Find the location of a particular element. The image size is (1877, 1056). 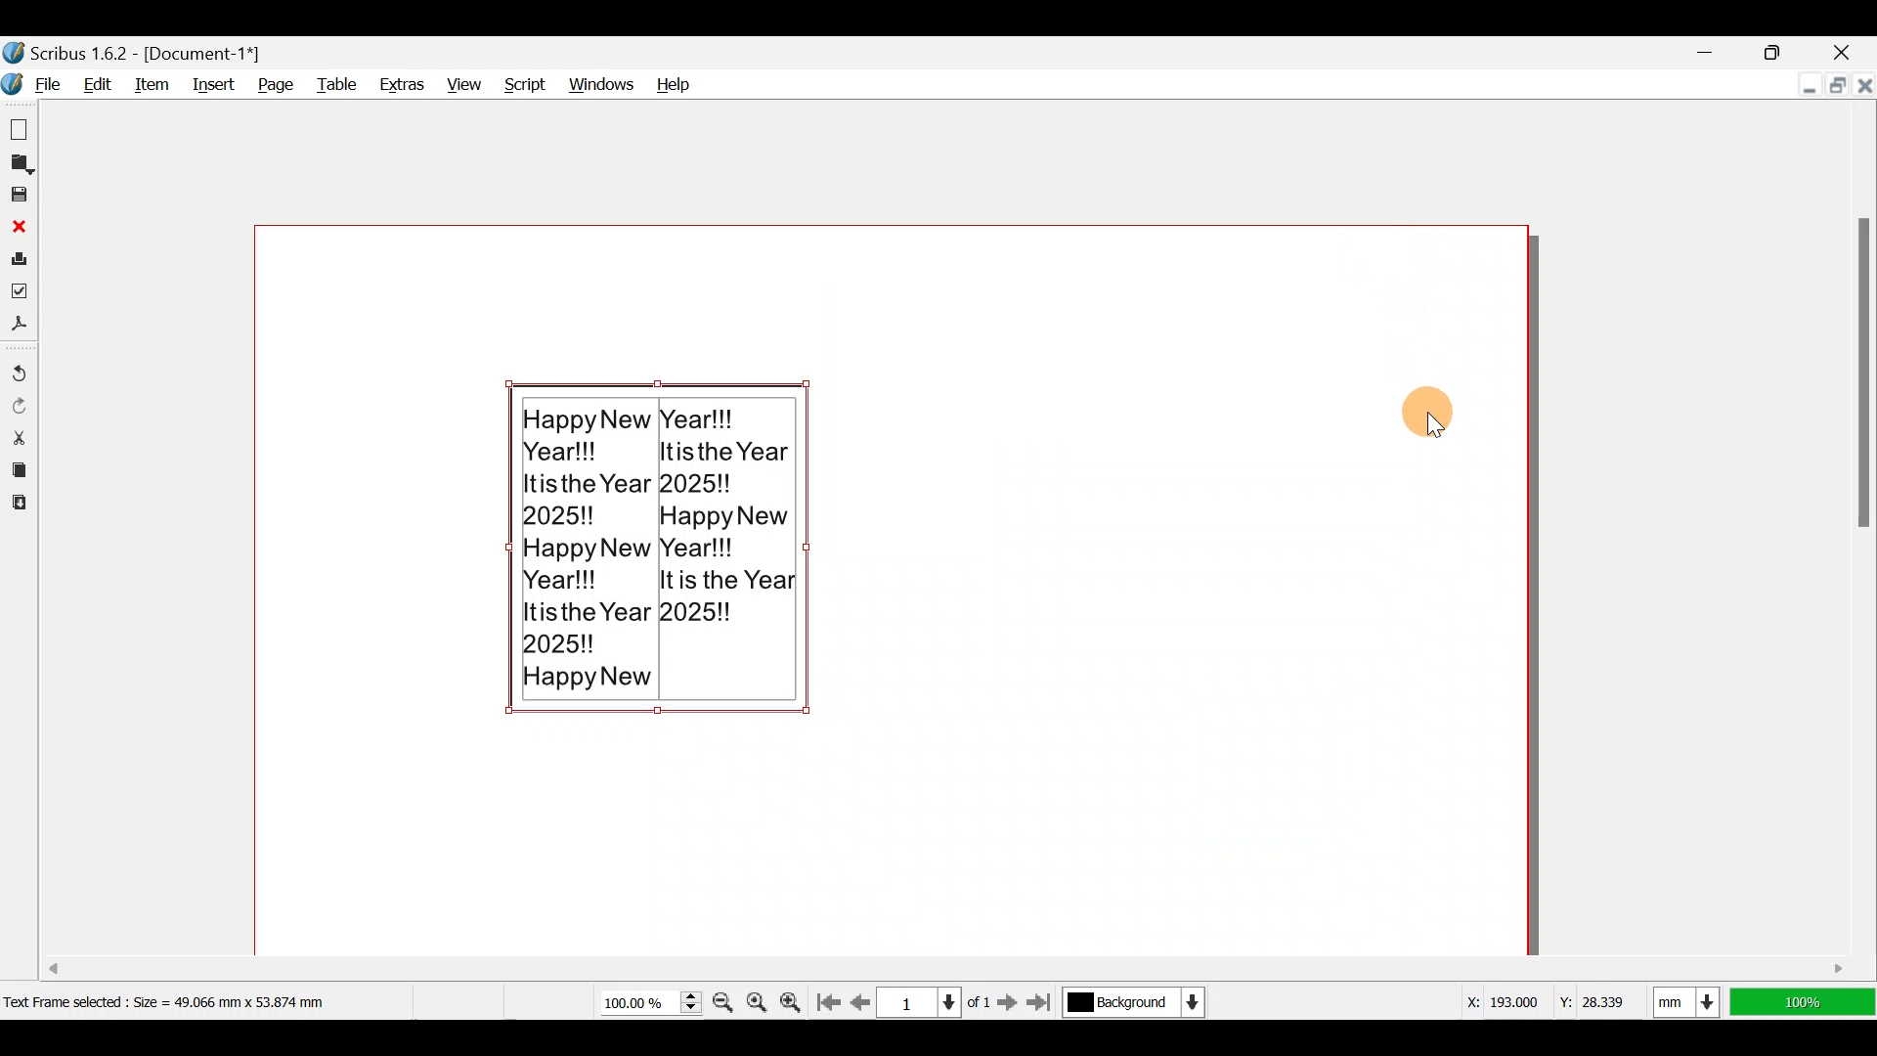

Preflight verifier is located at coordinates (22, 295).